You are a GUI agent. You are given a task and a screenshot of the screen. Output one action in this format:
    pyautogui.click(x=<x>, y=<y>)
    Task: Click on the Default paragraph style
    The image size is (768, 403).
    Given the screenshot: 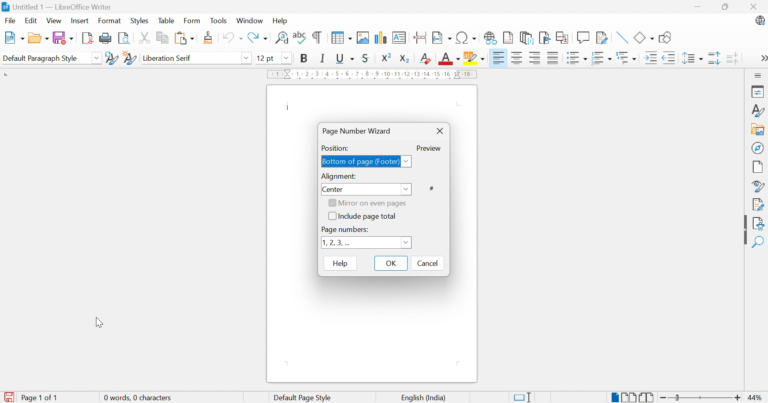 What is the action you would take?
    pyautogui.click(x=41, y=59)
    